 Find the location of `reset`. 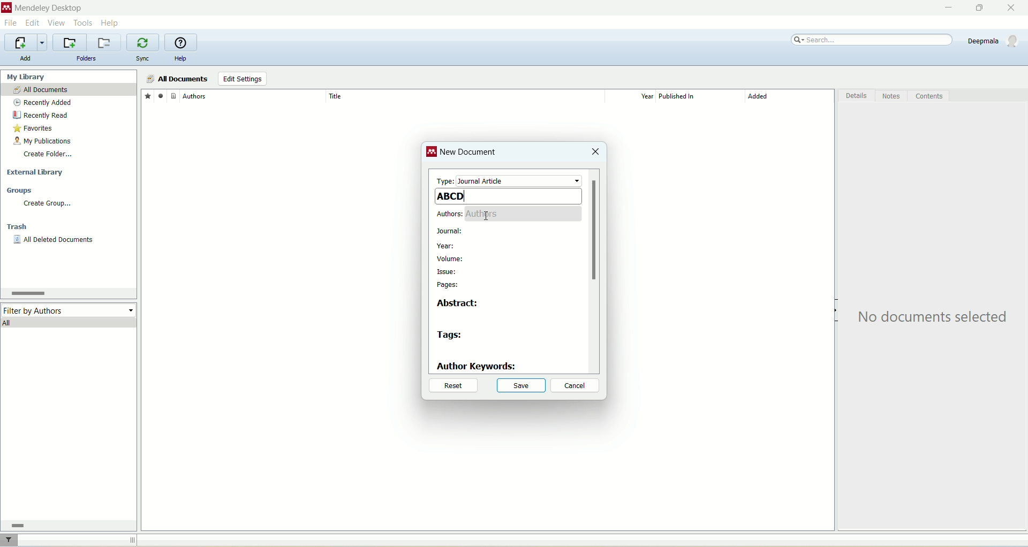

reset is located at coordinates (452, 386).